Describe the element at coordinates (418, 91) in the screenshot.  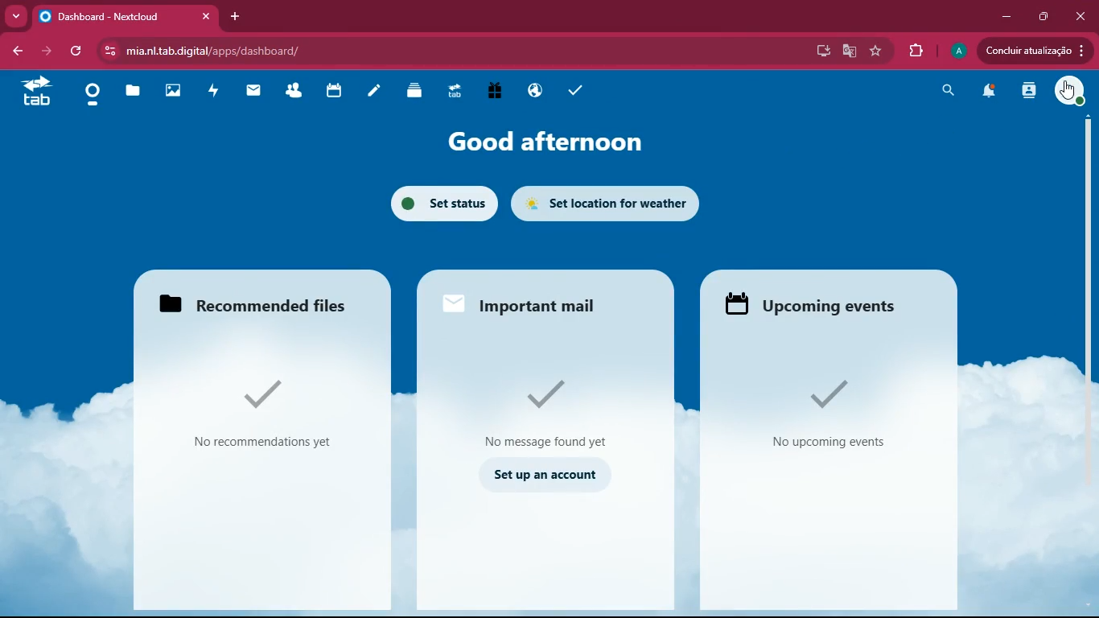
I see `layers` at that location.